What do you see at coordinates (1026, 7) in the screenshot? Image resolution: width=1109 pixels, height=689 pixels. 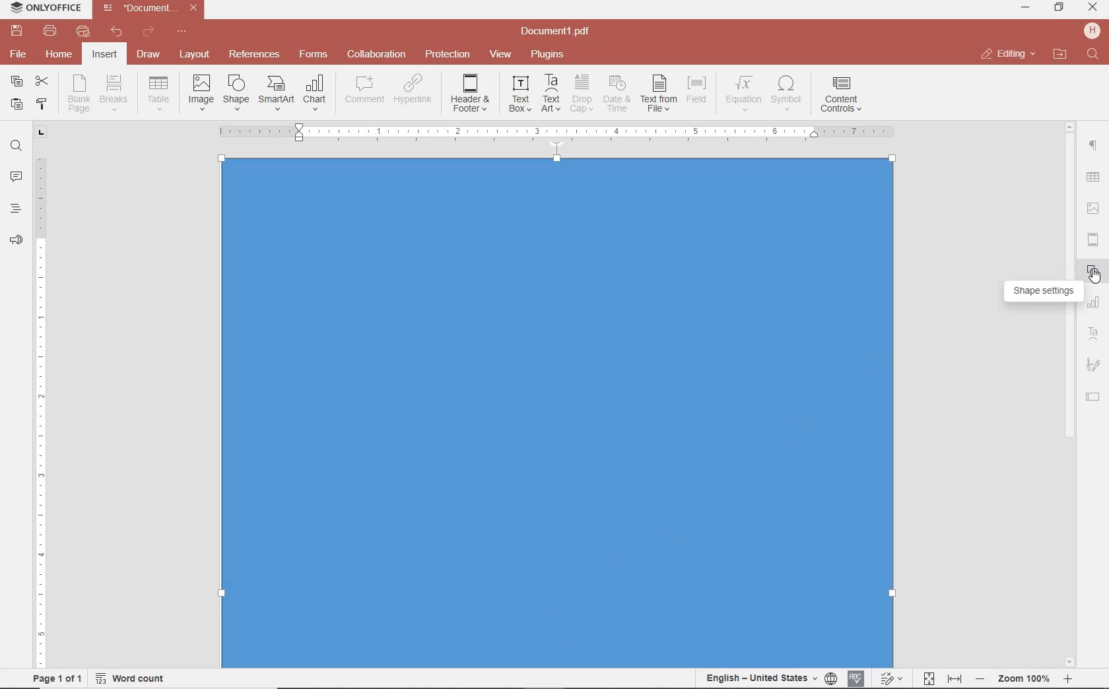 I see `minimize` at bounding box center [1026, 7].